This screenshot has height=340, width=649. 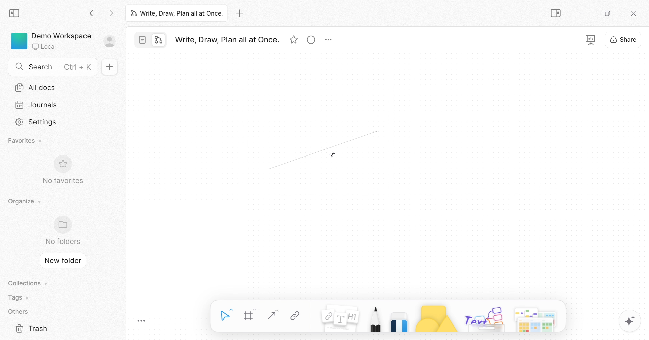 I want to click on Minimize, so click(x=583, y=15).